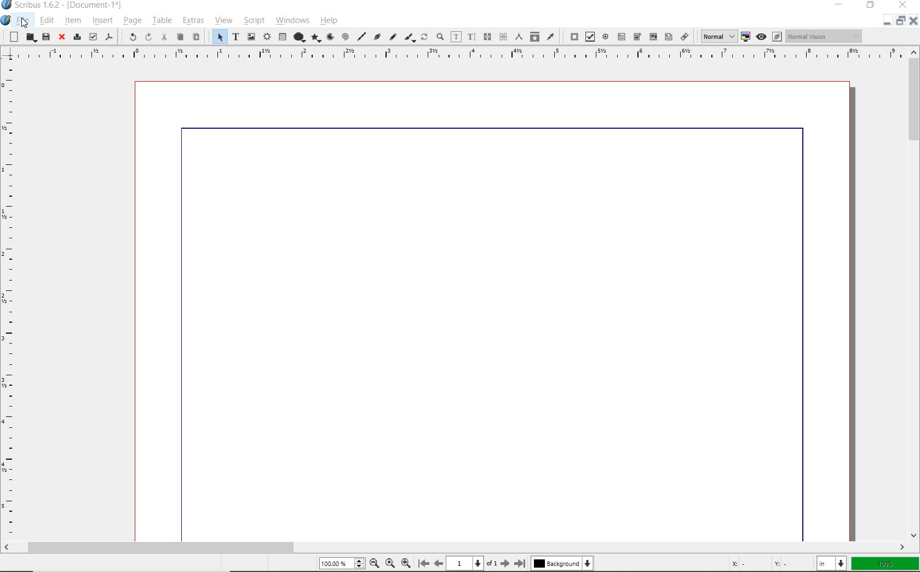 The height and width of the screenshot is (572, 920). I want to click on pdf combo box, so click(652, 36).